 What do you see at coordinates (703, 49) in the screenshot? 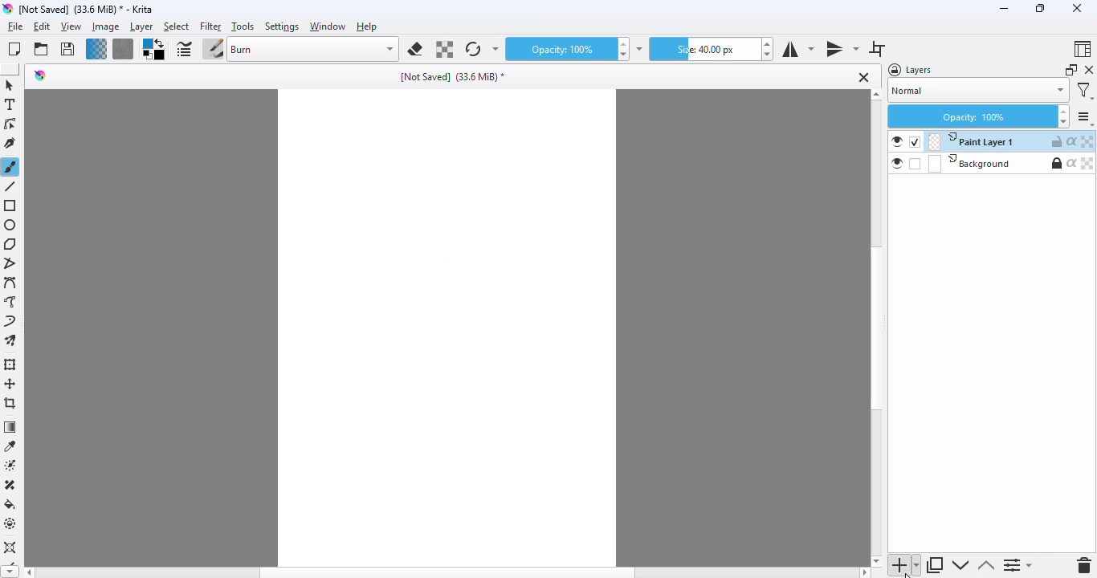
I see `size` at bounding box center [703, 49].